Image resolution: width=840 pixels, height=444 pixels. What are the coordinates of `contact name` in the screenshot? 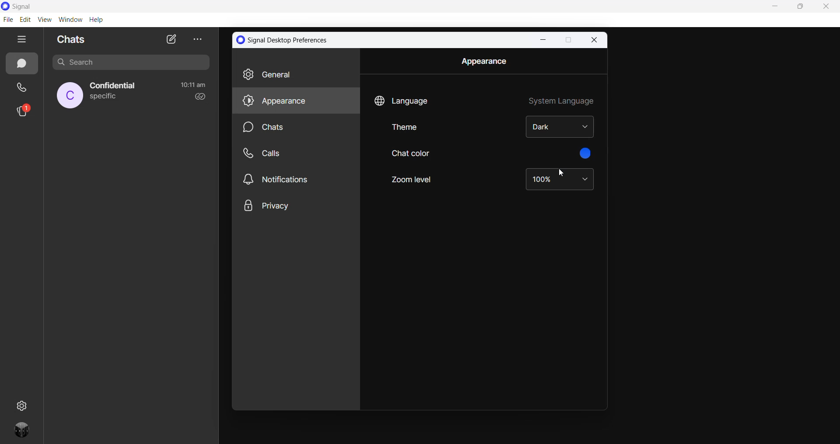 It's located at (115, 86).